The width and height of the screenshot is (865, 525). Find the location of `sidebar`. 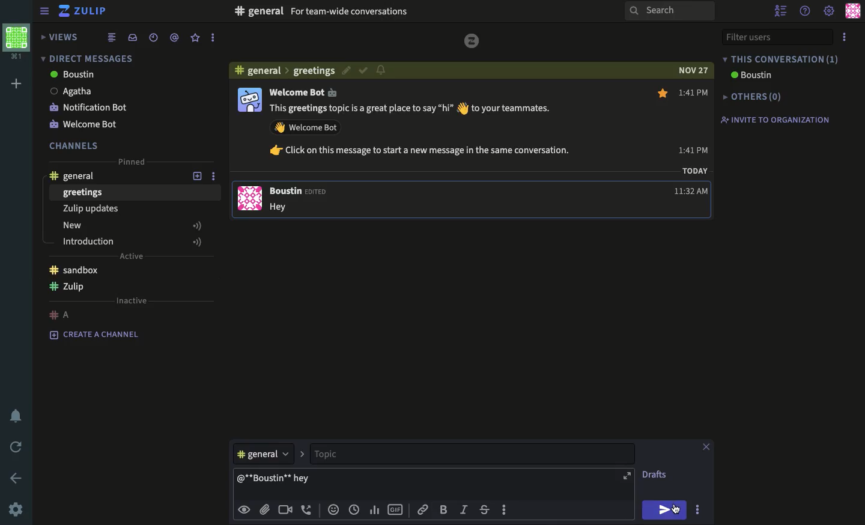

sidebar is located at coordinates (44, 12).